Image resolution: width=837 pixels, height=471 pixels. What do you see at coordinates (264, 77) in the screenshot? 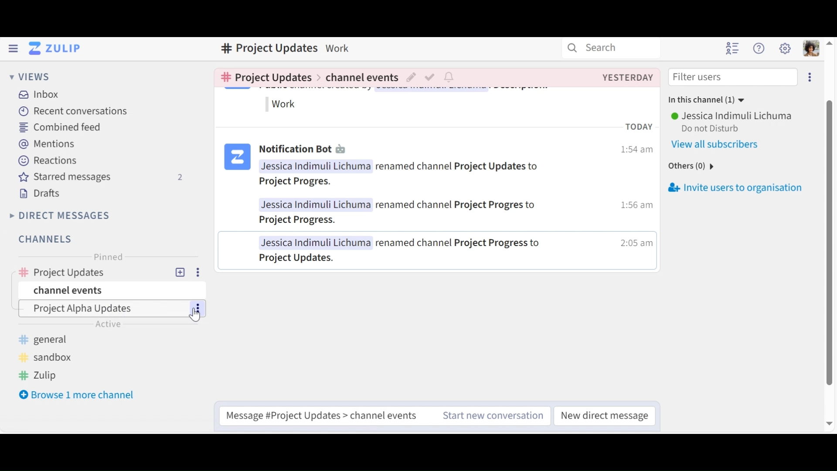
I see `Go to channel` at bounding box center [264, 77].